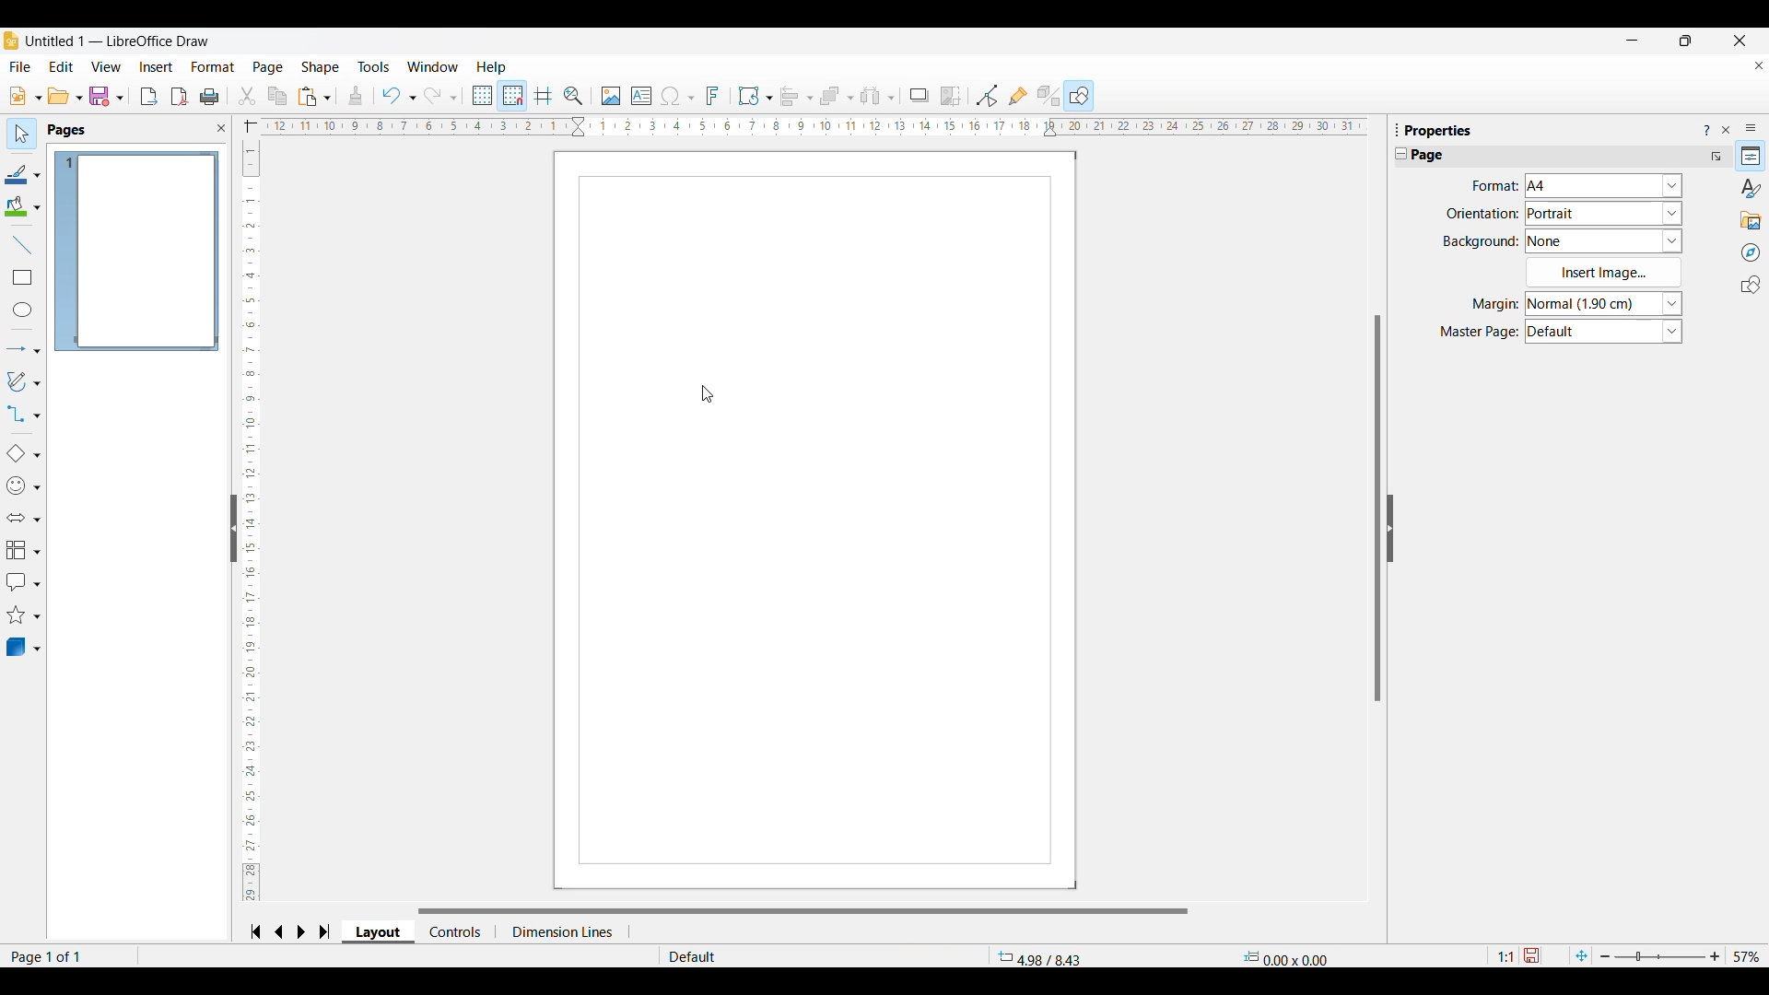  What do you see at coordinates (802, 911) in the screenshot?
I see `Horizontal slider` at bounding box center [802, 911].